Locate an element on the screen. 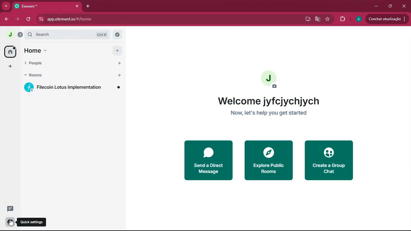 This screenshot has height=231, width=411. add button is located at coordinates (117, 50).